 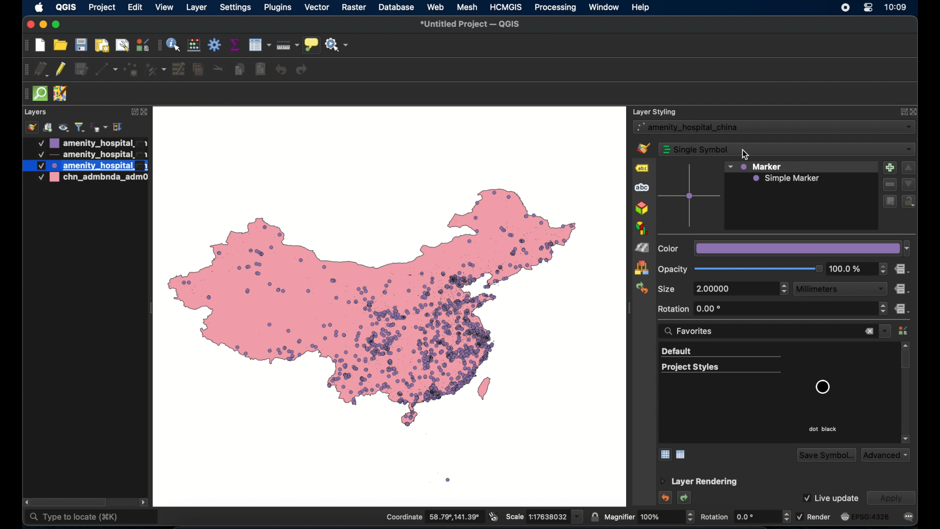 I want to click on time, so click(x=897, y=8).